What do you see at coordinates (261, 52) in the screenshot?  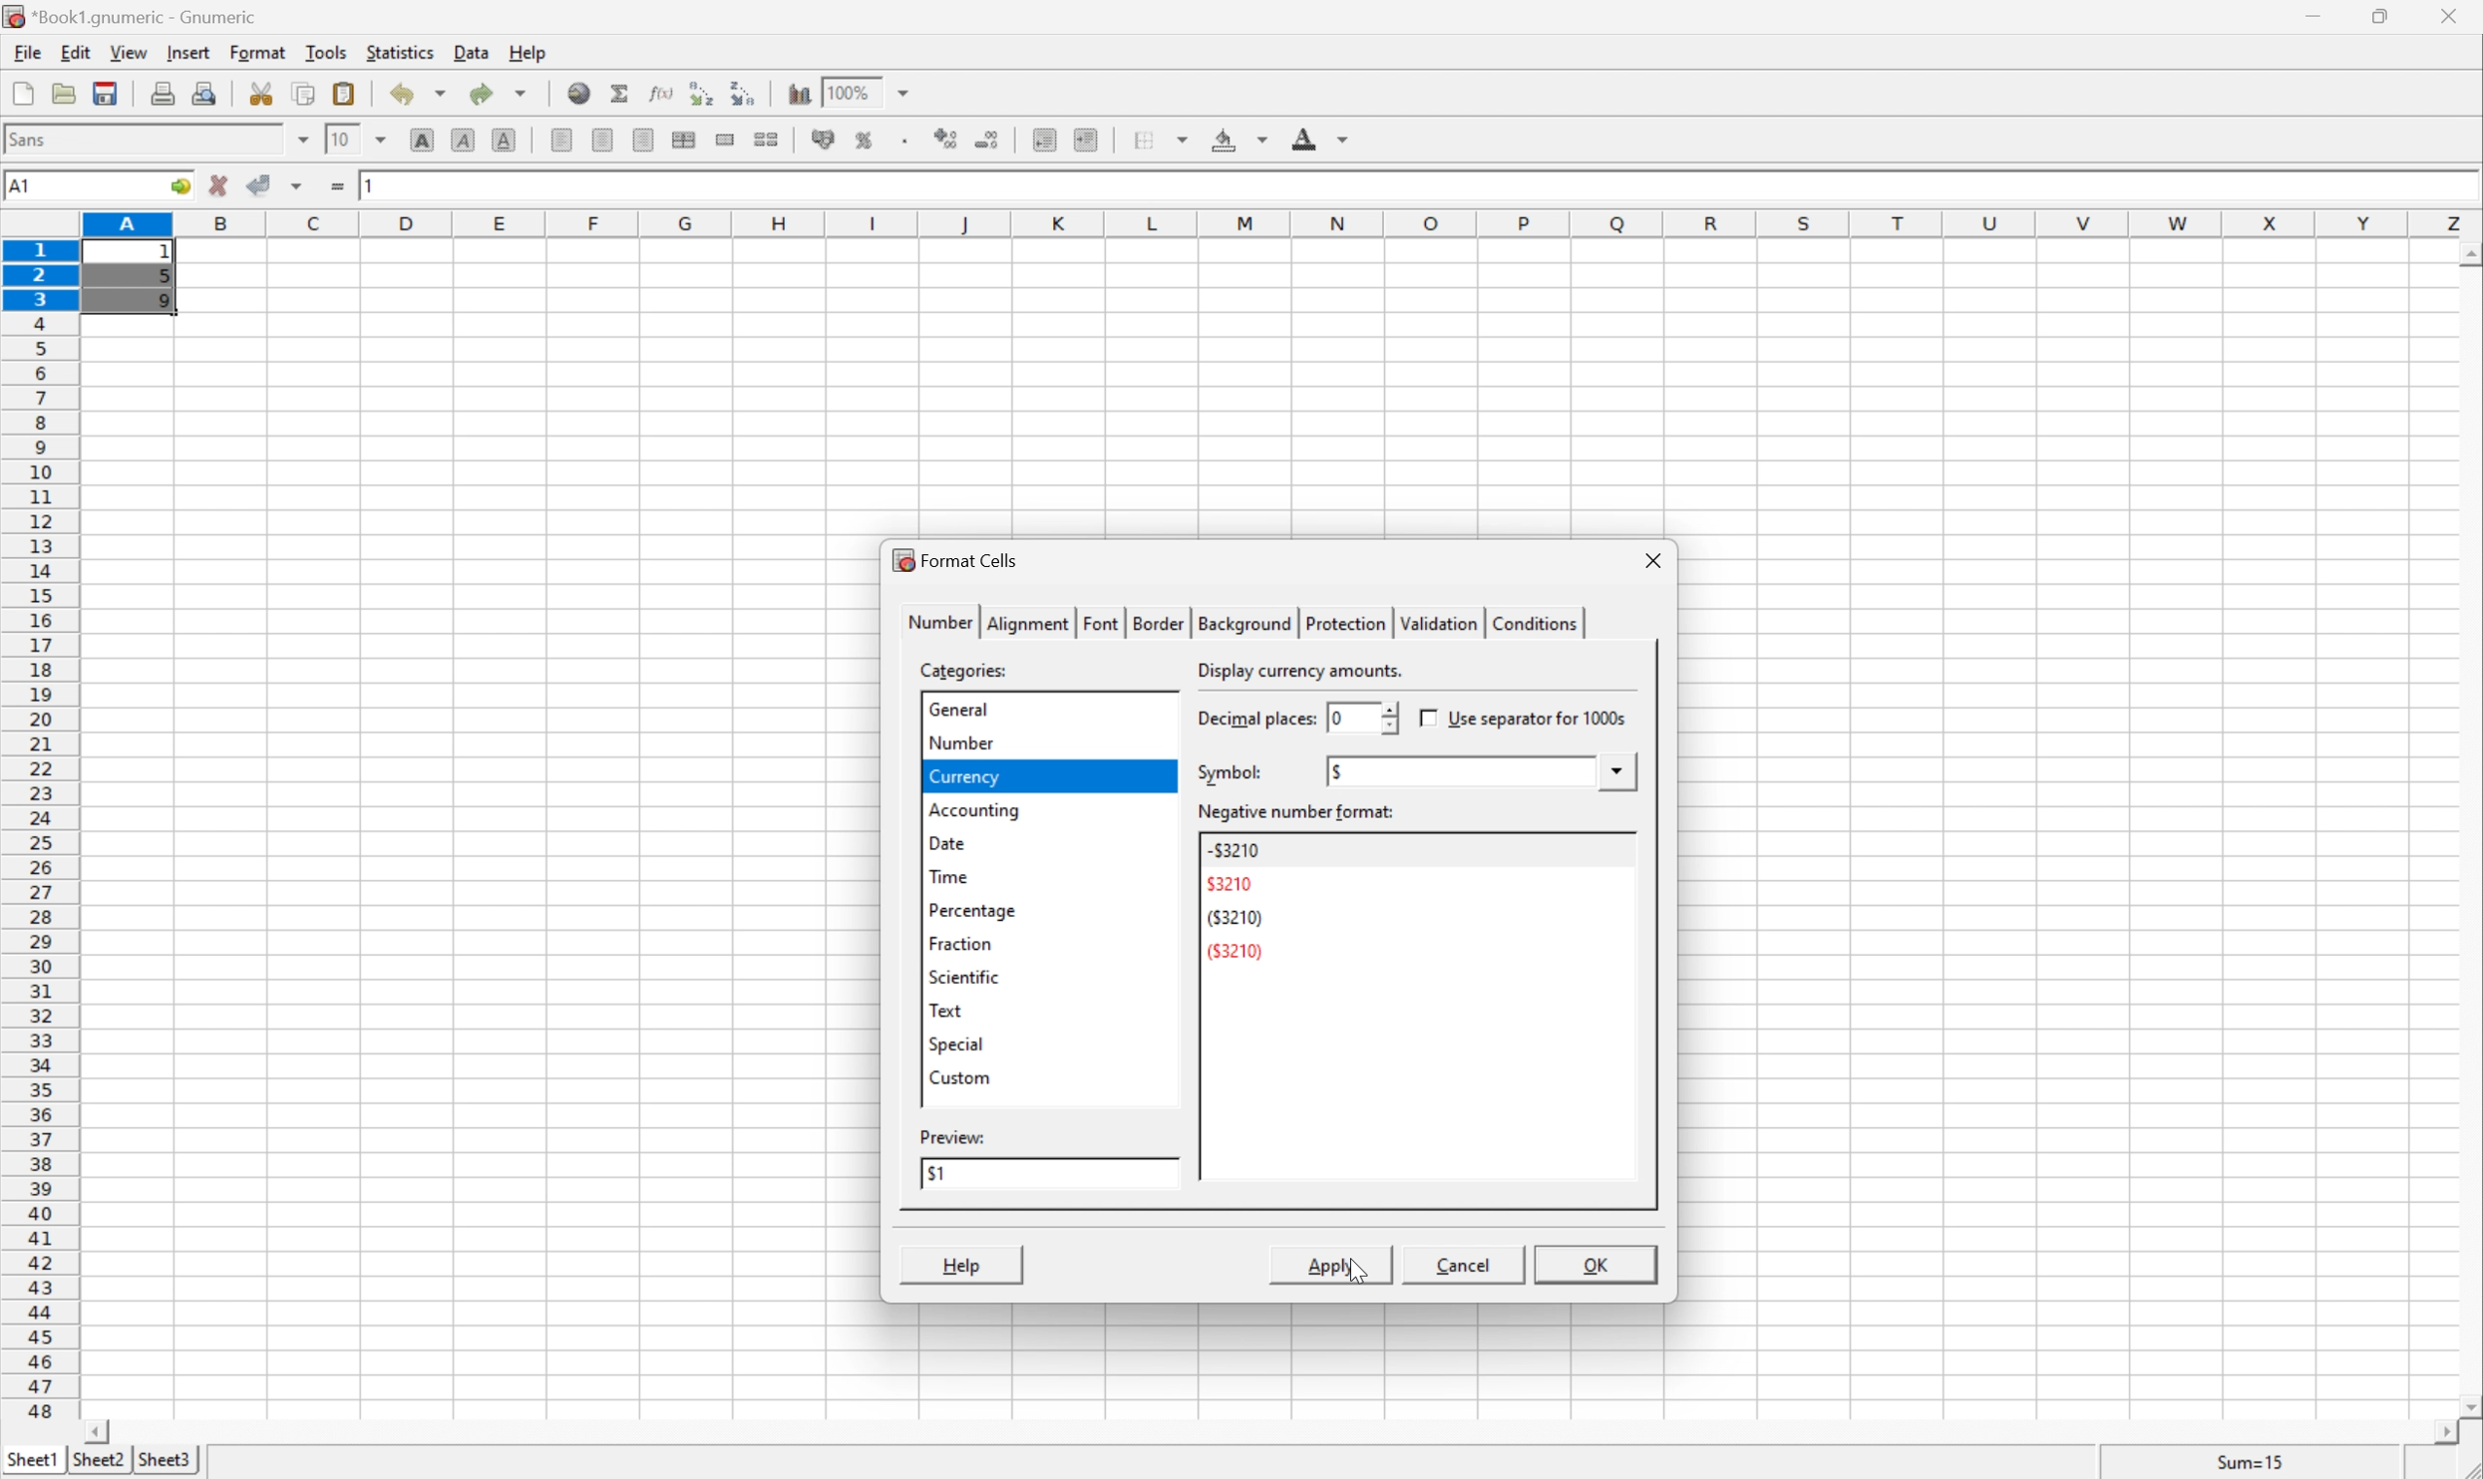 I see `format` at bounding box center [261, 52].